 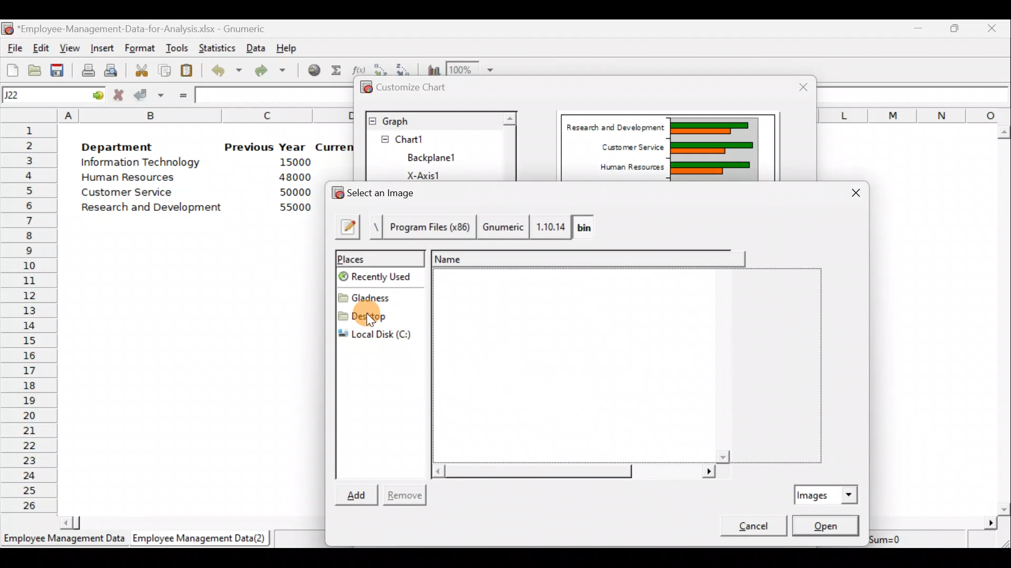 What do you see at coordinates (380, 334) in the screenshot?
I see `Local disk` at bounding box center [380, 334].